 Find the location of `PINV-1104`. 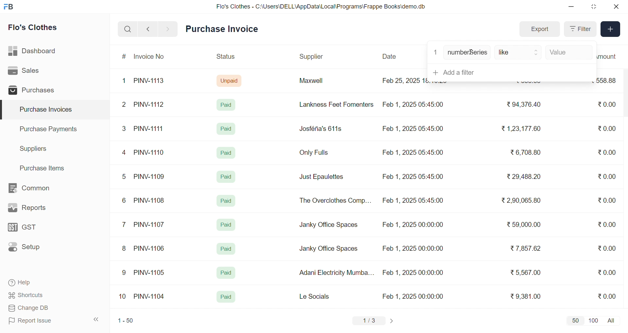

PINV-1104 is located at coordinates (150, 296).